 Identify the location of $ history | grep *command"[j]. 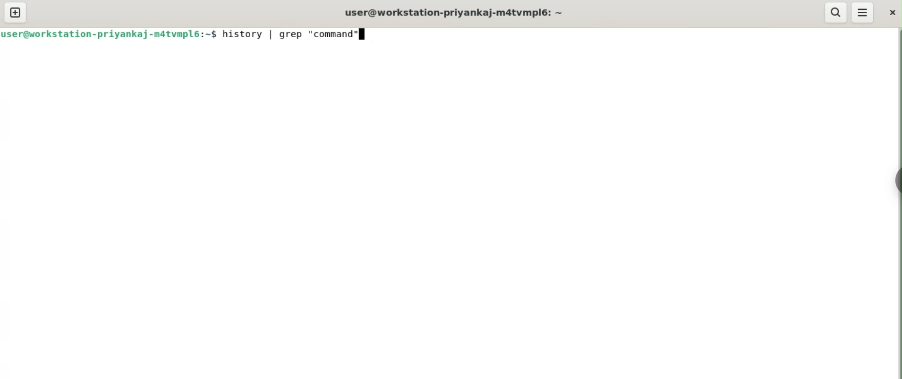
(289, 35).